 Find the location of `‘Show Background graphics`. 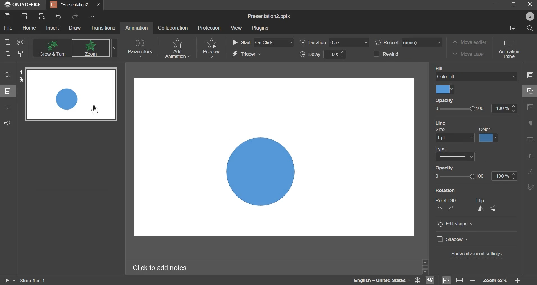

‘Show Background graphics is located at coordinates (463, 189).